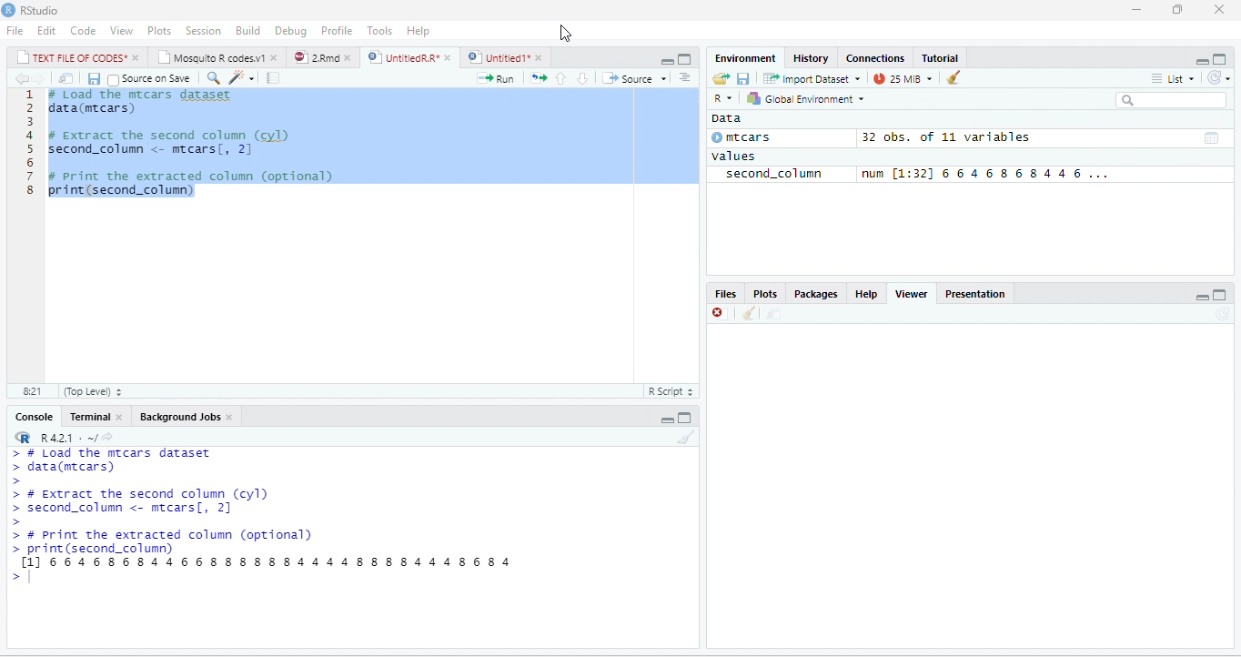 The width and height of the screenshot is (1241, 657). What do you see at coordinates (945, 138) in the screenshot?
I see `32 obs. of 11 variables` at bounding box center [945, 138].